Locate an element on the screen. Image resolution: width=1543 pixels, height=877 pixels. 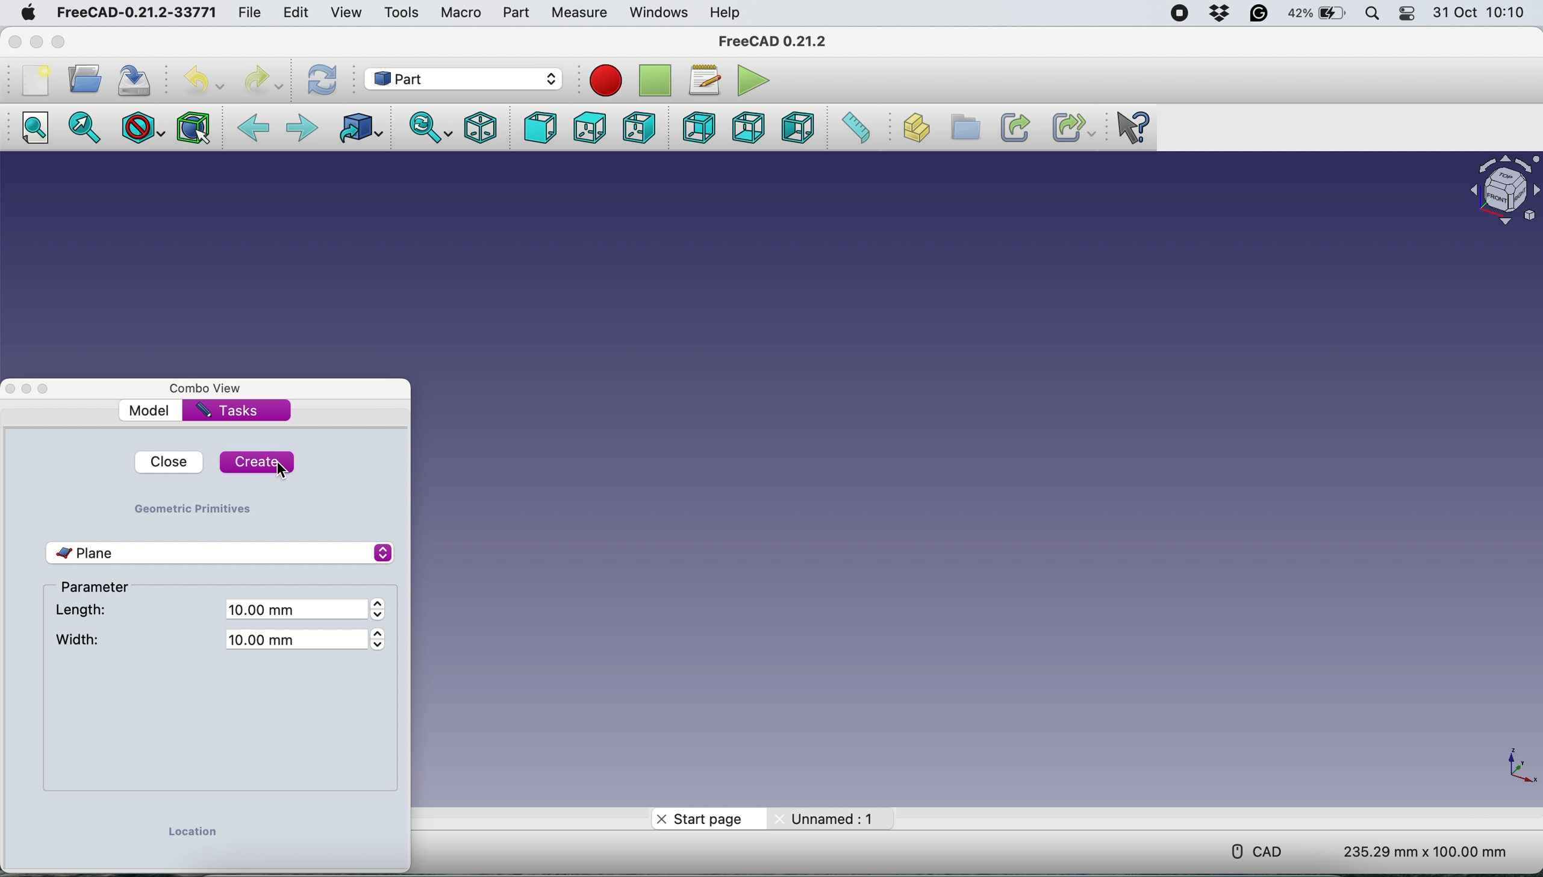
Forward is located at coordinates (303, 127).